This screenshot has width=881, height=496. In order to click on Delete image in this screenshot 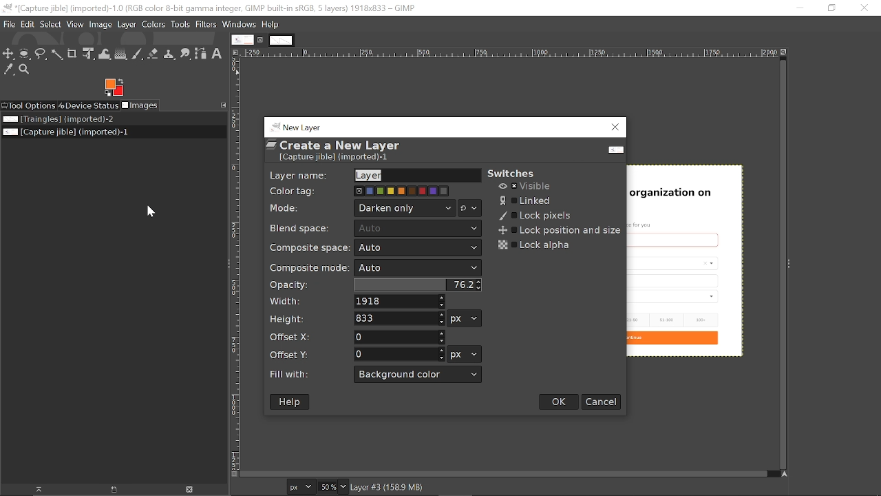, I will do `click(187, 490)`.